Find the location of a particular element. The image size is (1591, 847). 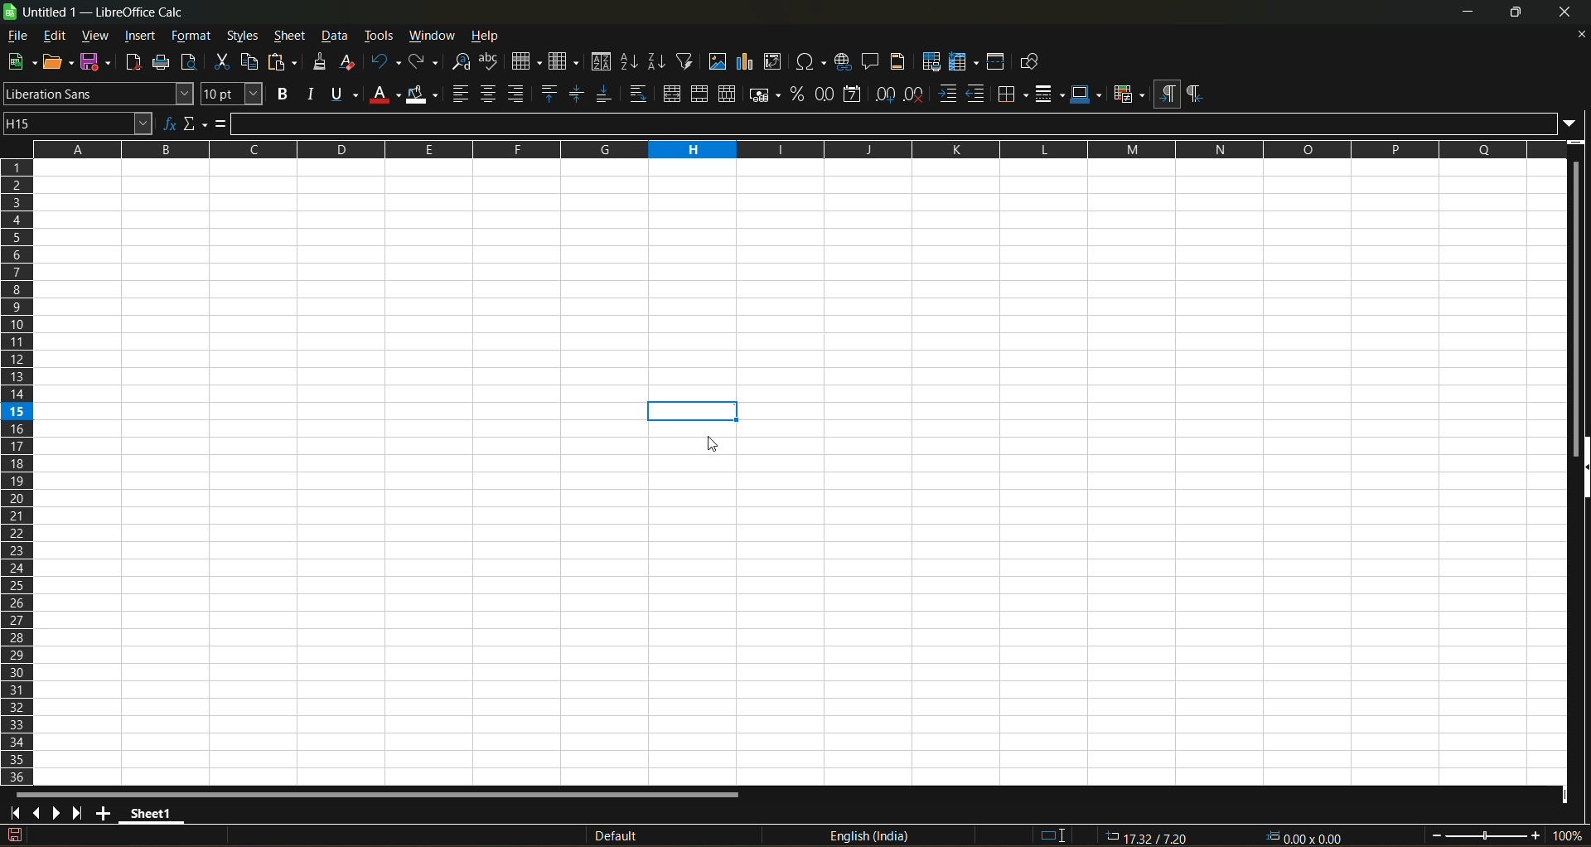

insert image is located at coordinates (718, 61).